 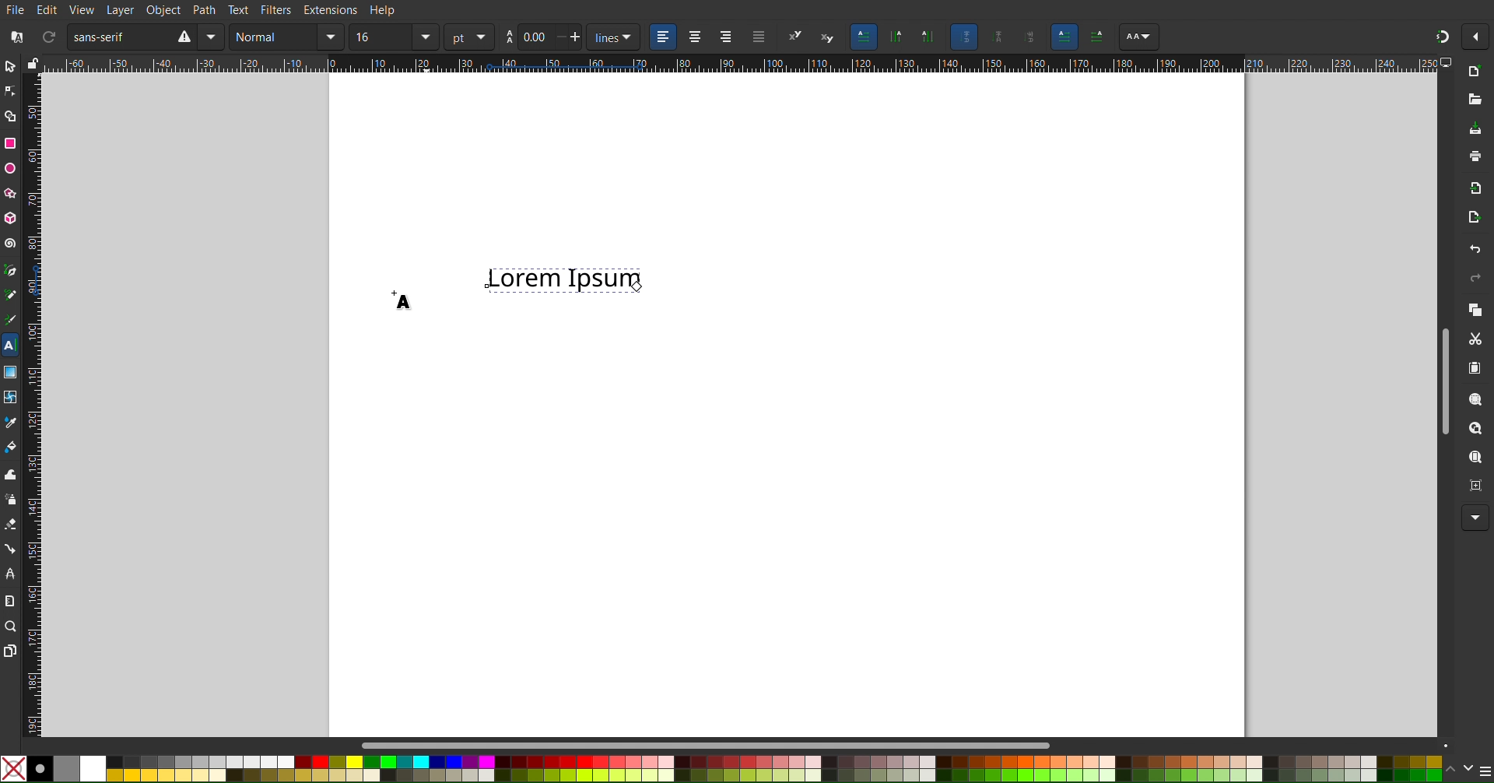 What do you see at coordinates (9, 575) in the screenshot?
I see `LPE Tool` at bounding box center [9, 575].